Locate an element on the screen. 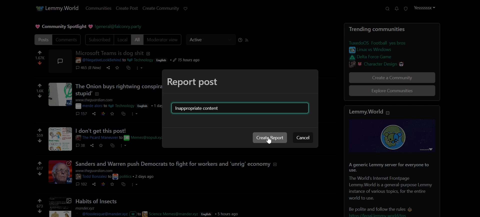 The height and width of the screenshot is (217, 480). Create Post is located at coordinates (127, 8).